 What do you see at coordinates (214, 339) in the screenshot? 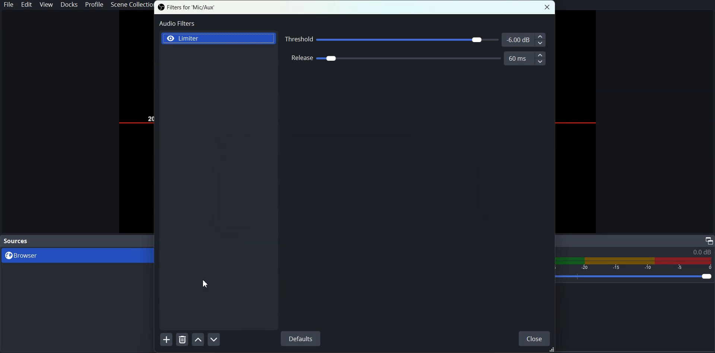
I see `Move Filter Down` at bounding box center [214, 339].